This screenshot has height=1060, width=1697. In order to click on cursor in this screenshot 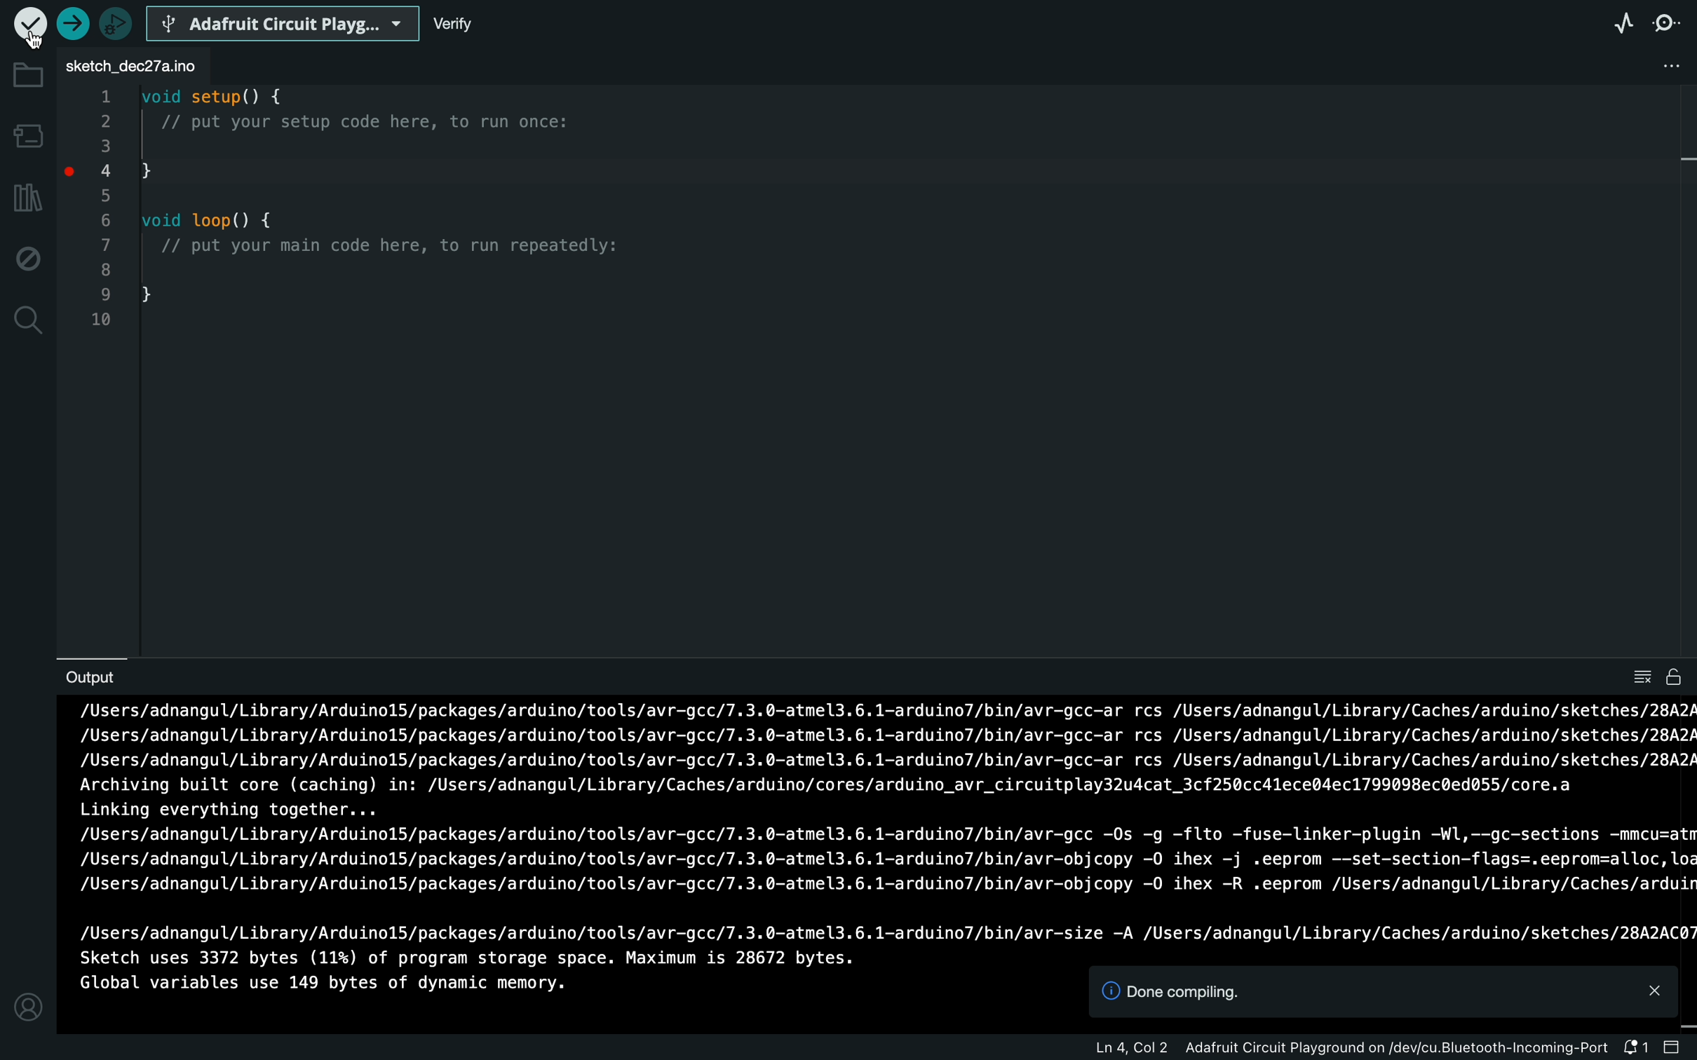, I will do `click(31, 38)`.